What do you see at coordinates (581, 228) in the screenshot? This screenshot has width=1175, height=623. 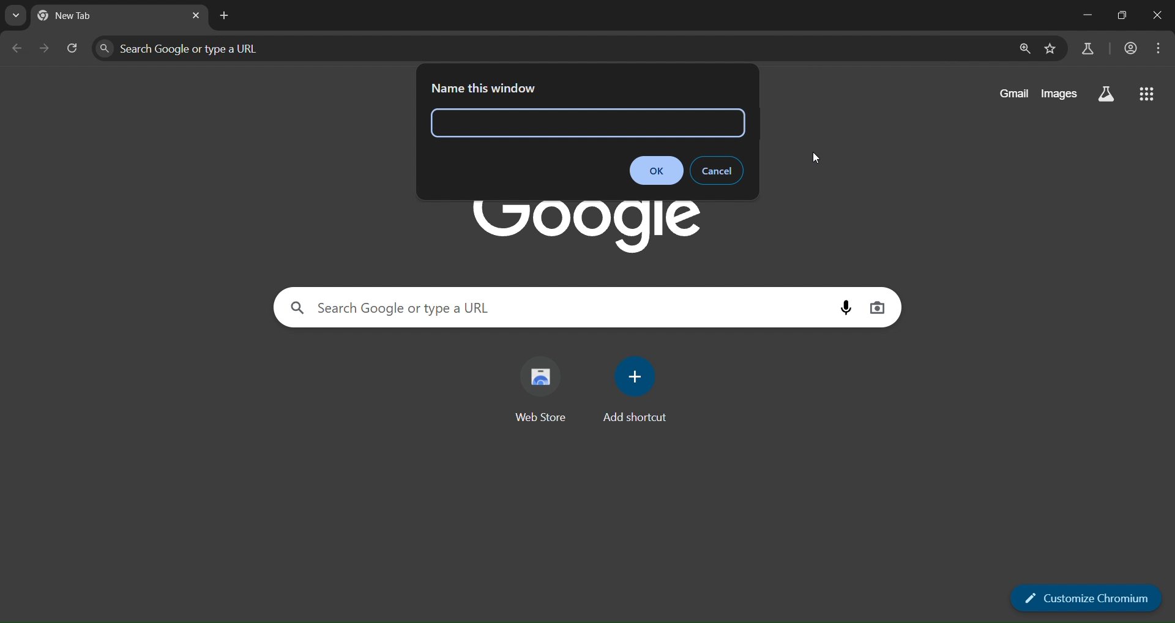 I see `Google logo` at bounding box center [581, 228].